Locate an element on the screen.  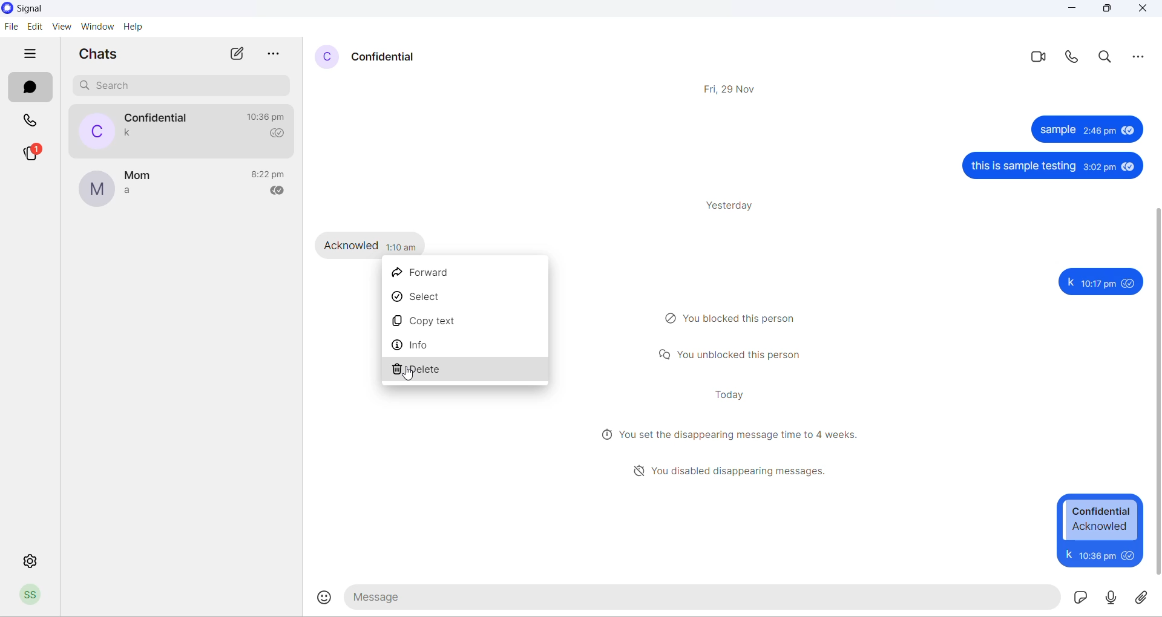
Acknowled is located at coordinates (349, 246).